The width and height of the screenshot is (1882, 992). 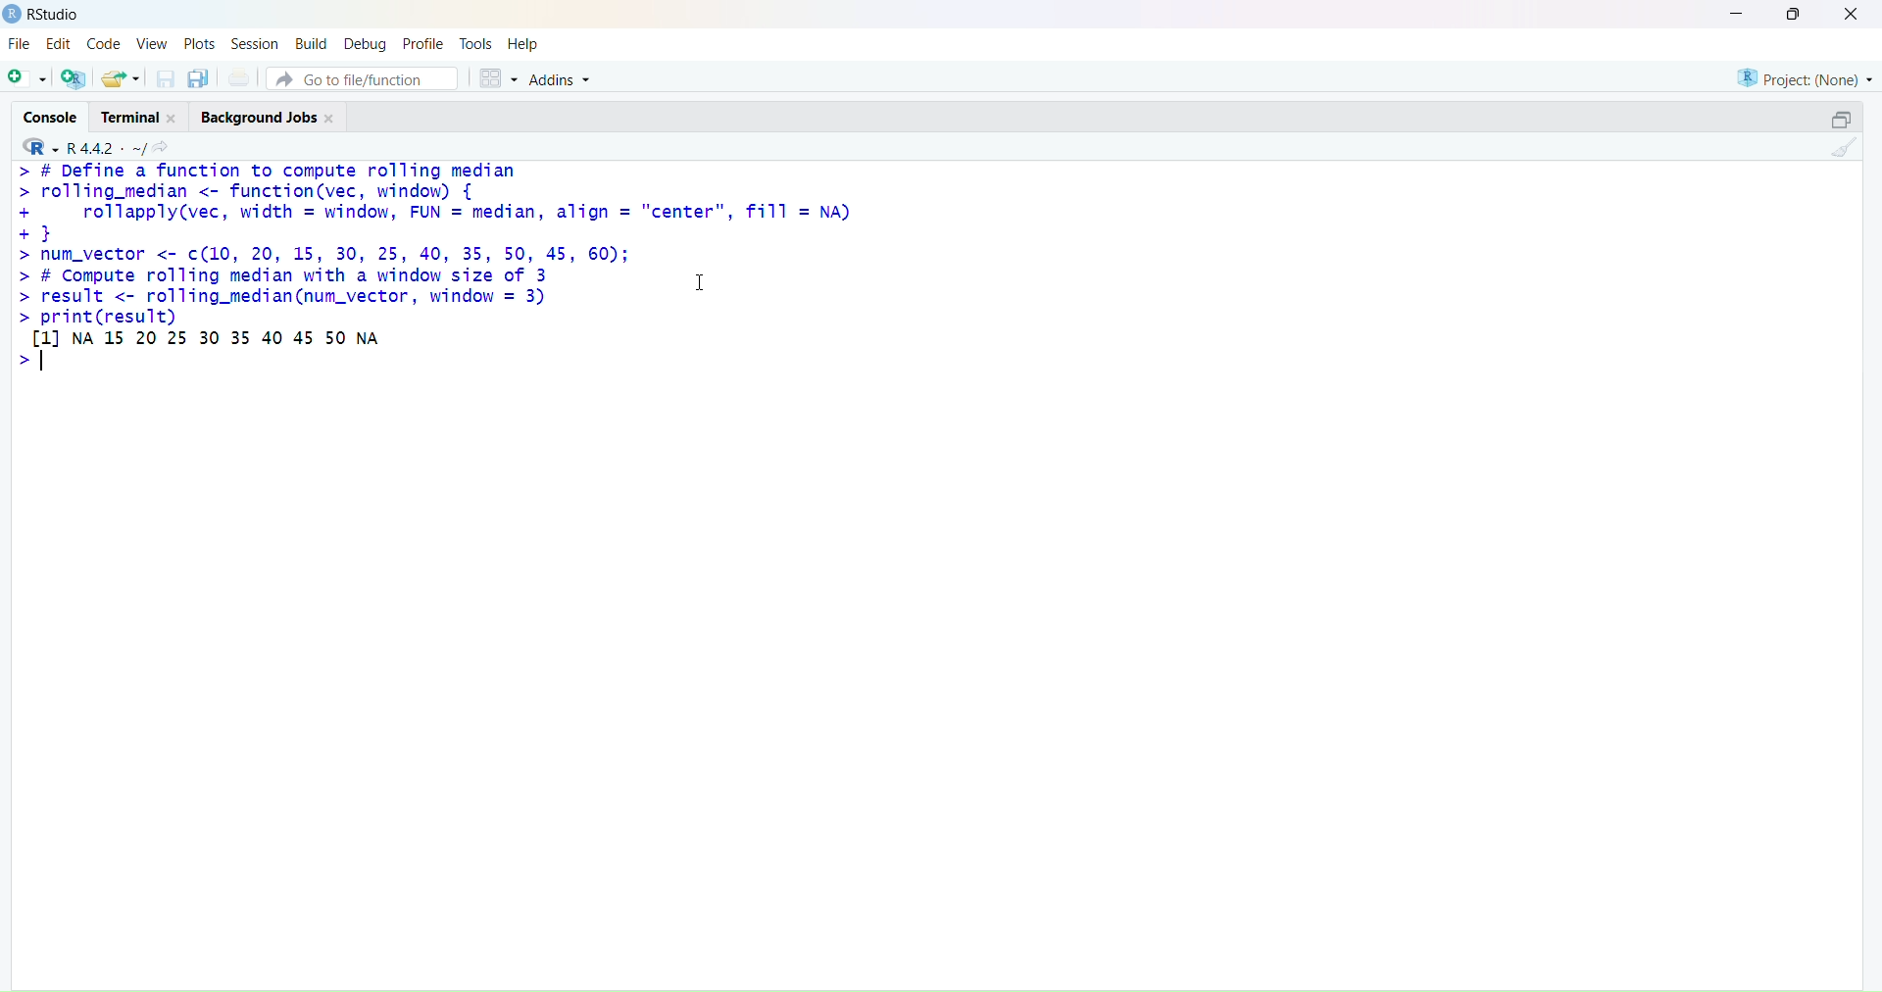 What do you see at coordinates (239, 77) in the screenshot?
I see `print` at bounding box center [239, 77].